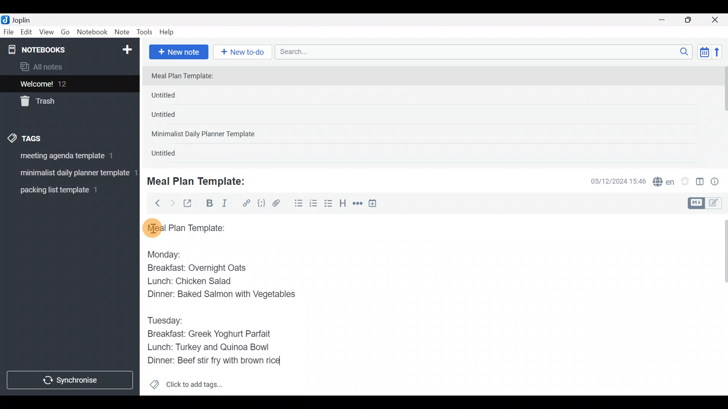  Describe the element at coordinates (65, 34) in the screenshot. I see `Go` at that location.